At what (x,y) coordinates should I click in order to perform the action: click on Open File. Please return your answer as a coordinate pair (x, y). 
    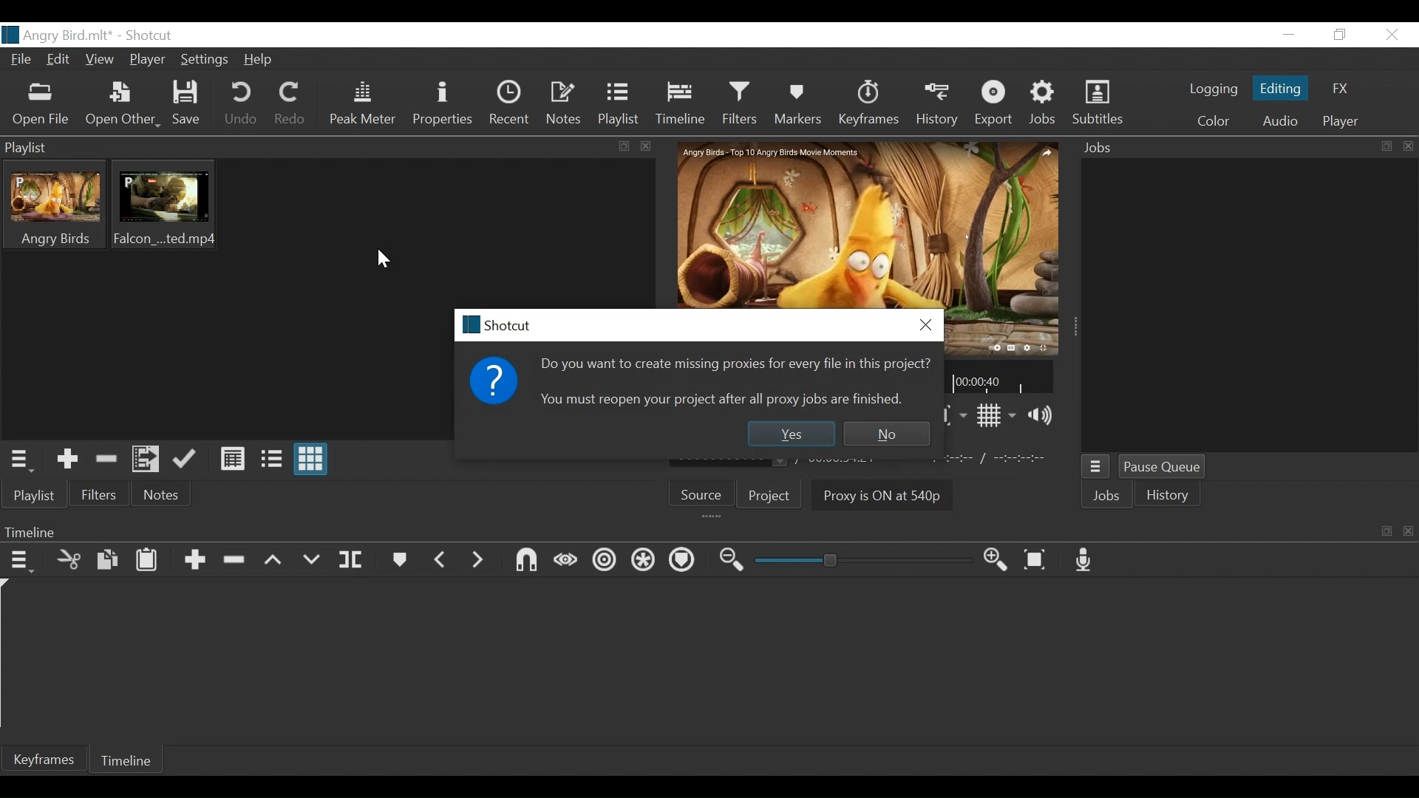
    Looking at the image, I should click on (41, 105).